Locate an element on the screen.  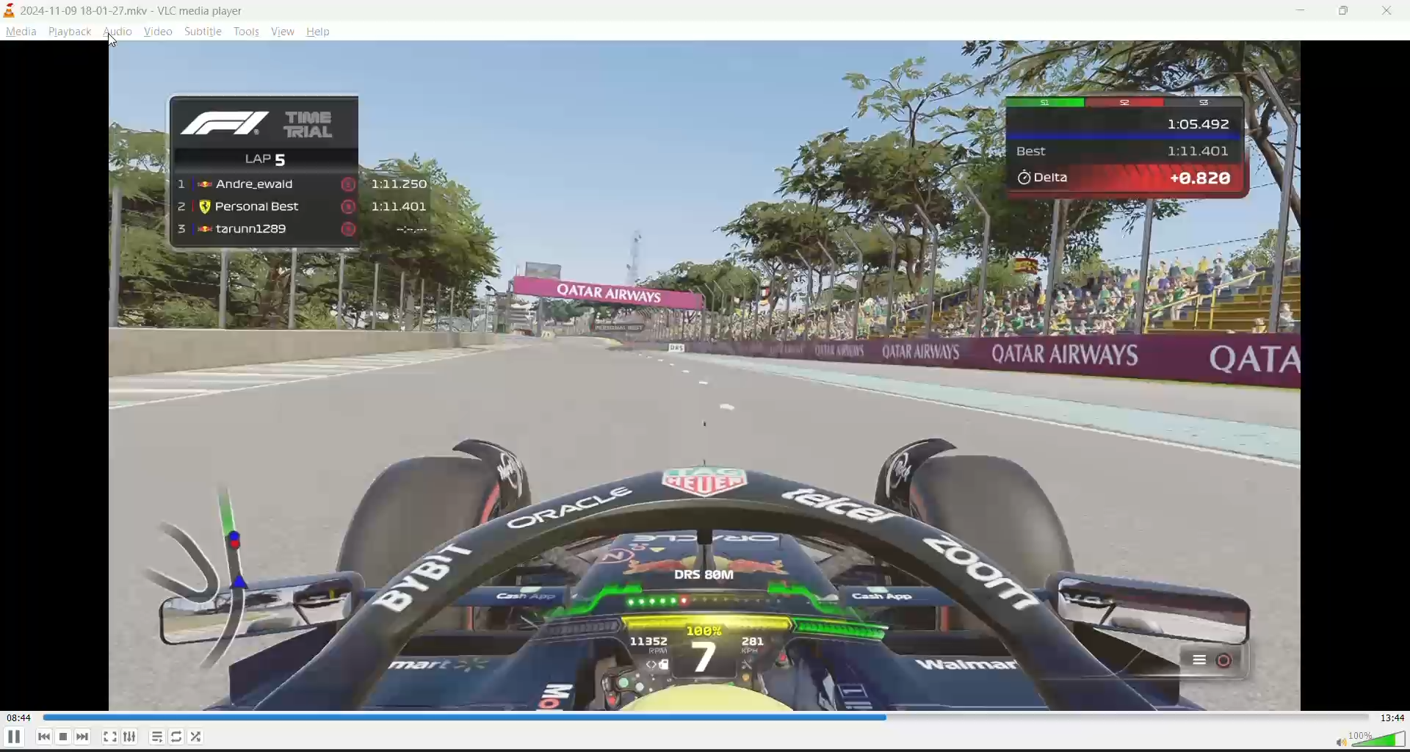
loop is located at coordinates (180, 735).